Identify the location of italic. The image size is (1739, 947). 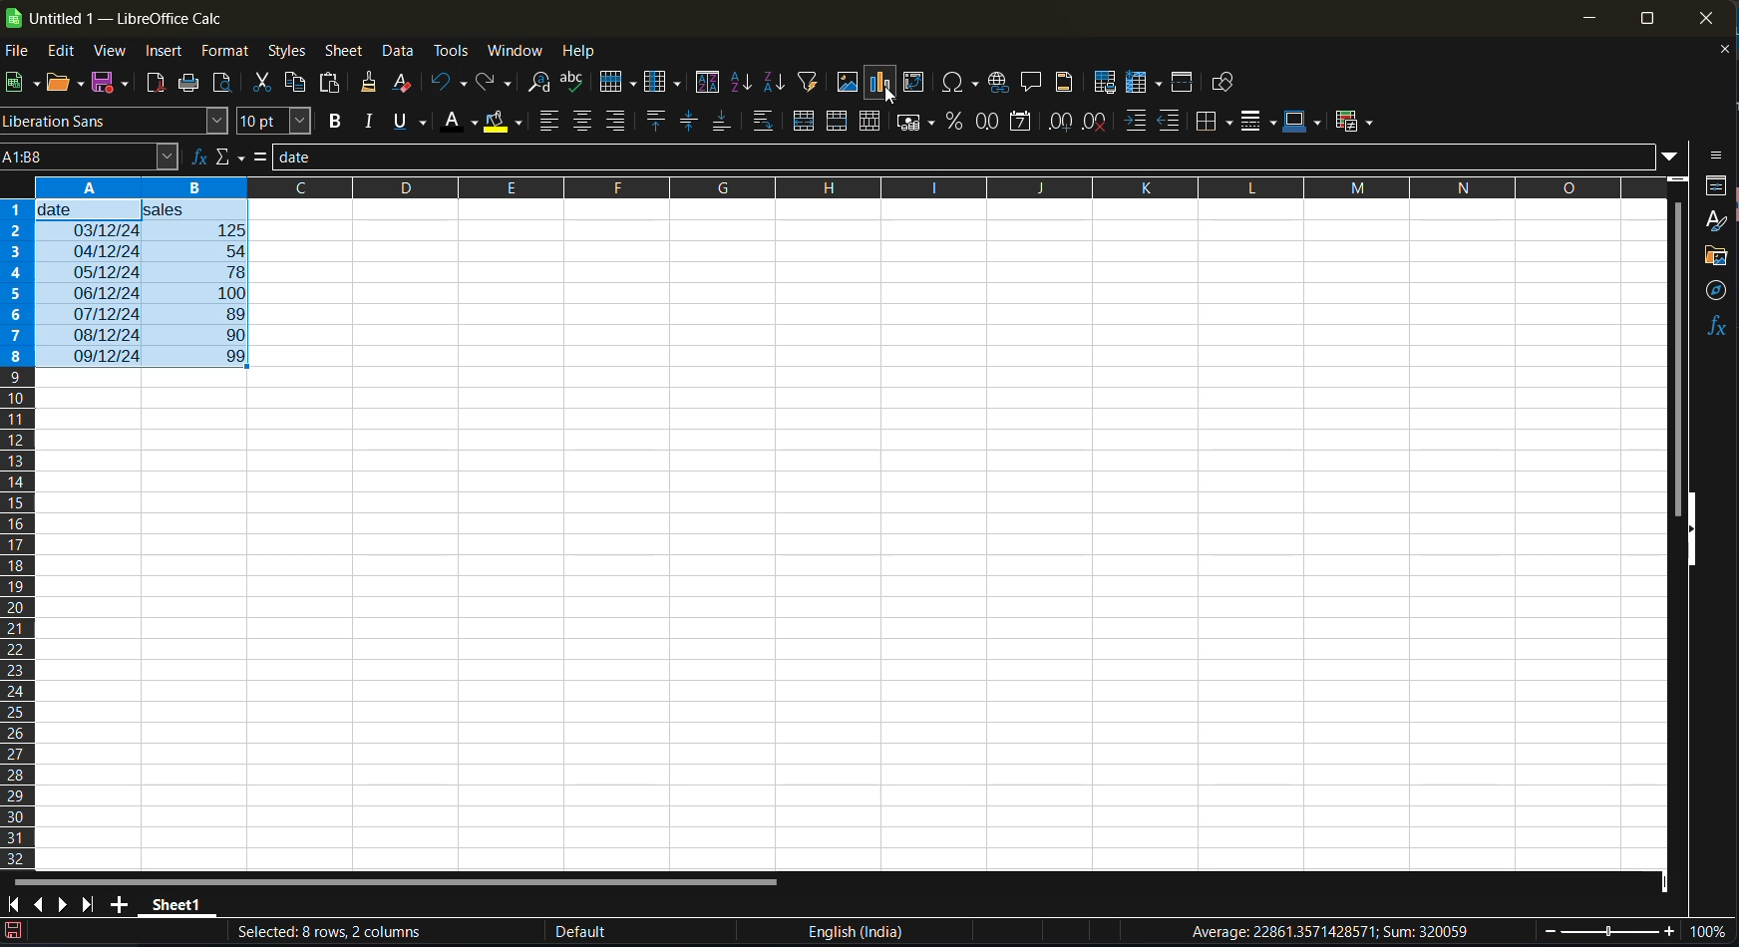
(373, 122).